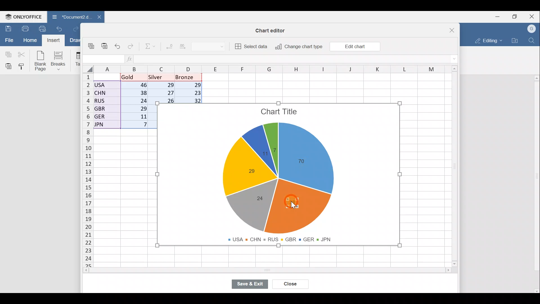 The height and width of the screenshot is (304, 540). Describe the element at coordinates (533, 39) in the screenshot. I see `Find` at that location.